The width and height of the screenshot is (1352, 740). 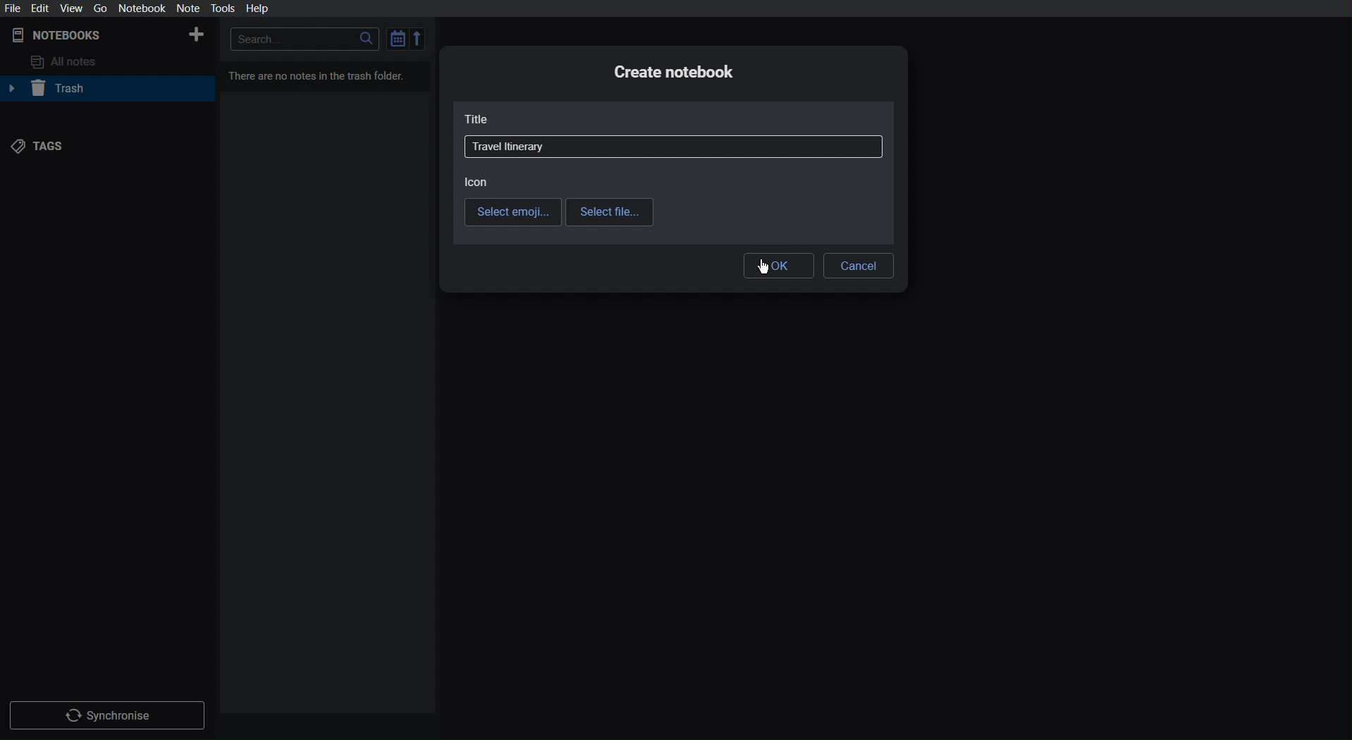 What do you see at coordinates (317, 77) in the screenshot?
I see `There are no notes in the trash folder` at bounding box center [317, 77].